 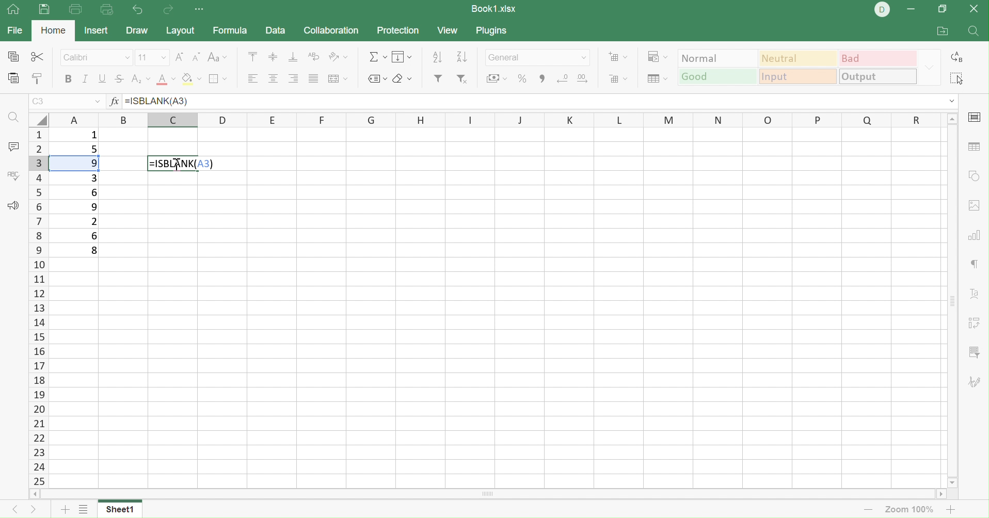 What do you see at coordinates (92, 150) in the screenshot?
I see `5` at bounding box center [92, 150].